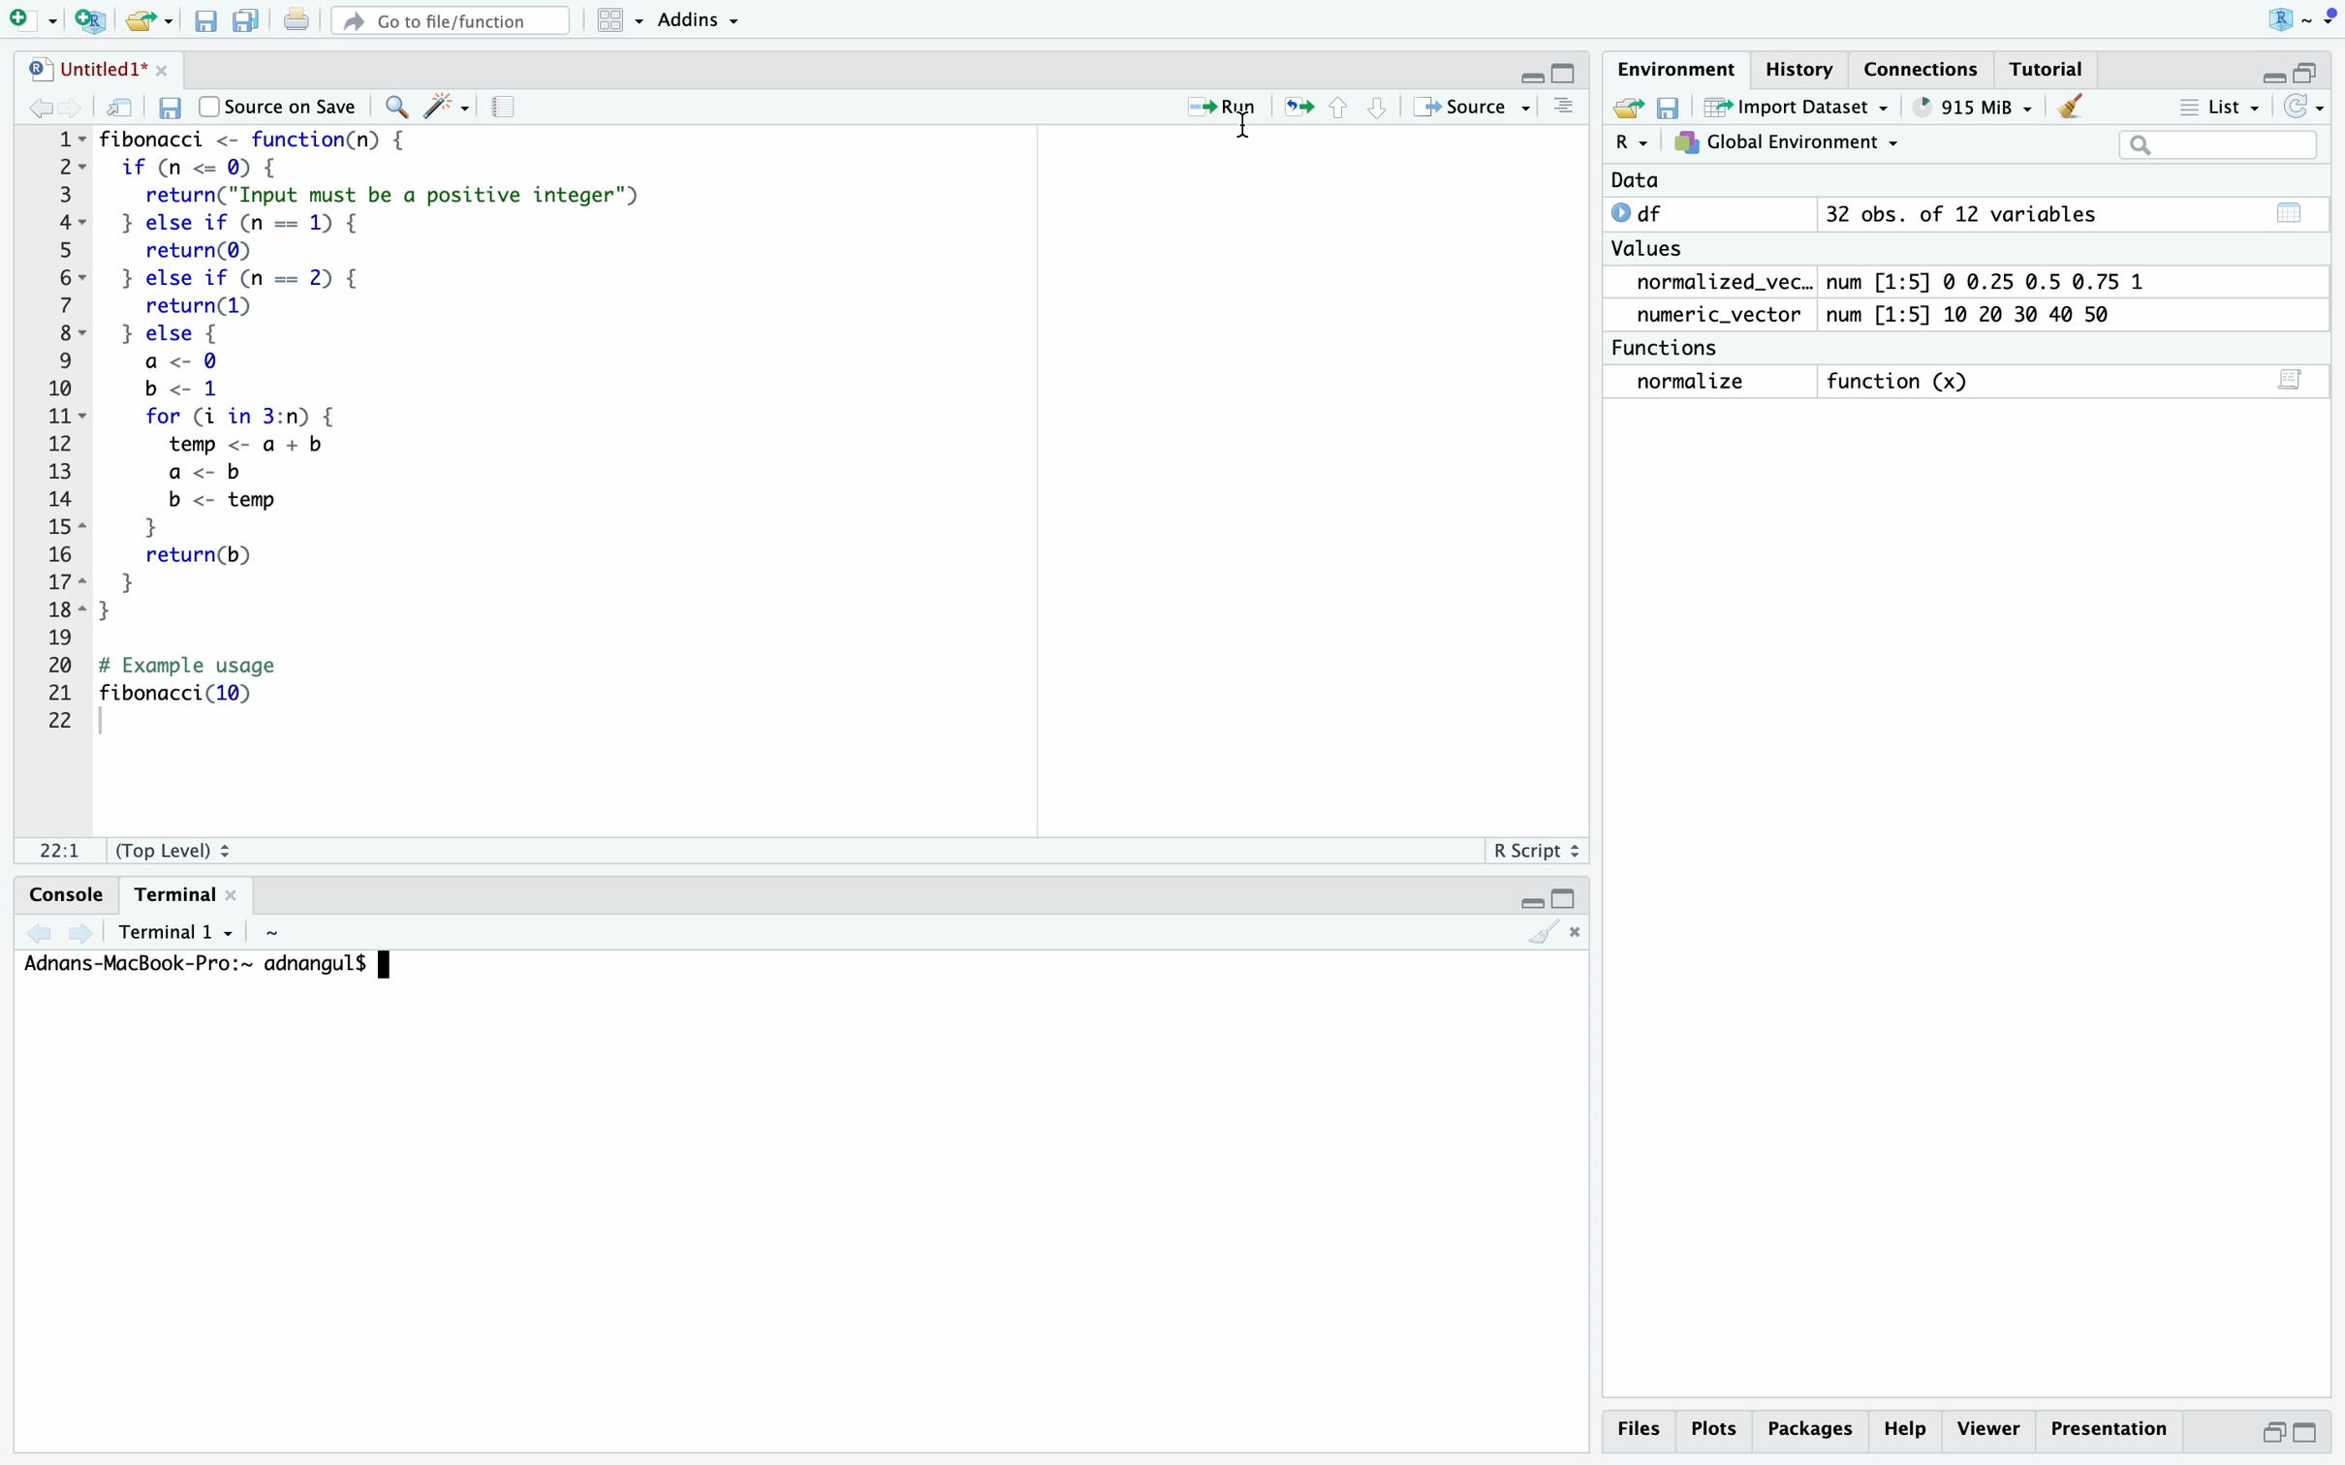 The image size is (2345, 1465). Describe the element at coordinates (1567, 895) in the screenshot. I see `maximize` at that location.